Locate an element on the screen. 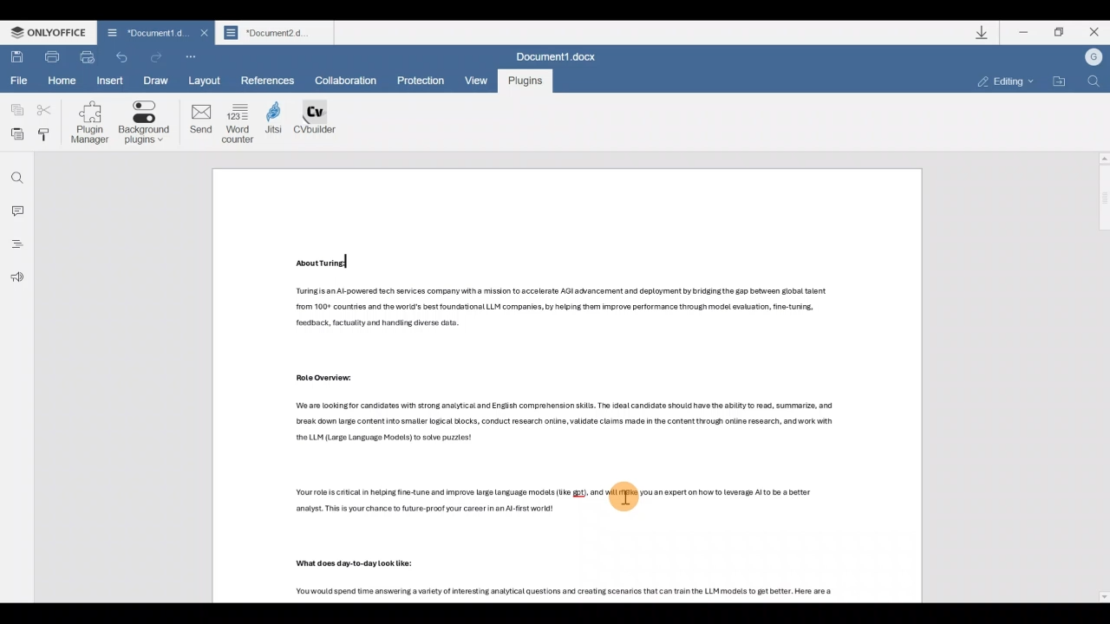  Insert is located at coordinates (108, 81).